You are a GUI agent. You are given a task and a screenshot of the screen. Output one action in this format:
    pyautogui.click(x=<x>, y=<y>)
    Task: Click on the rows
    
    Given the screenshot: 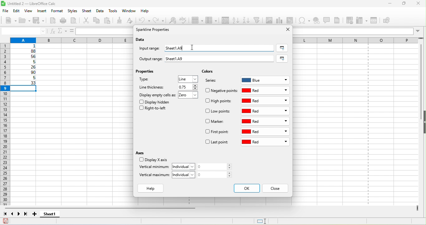 What is the action you would take?
    pyautogui.click(x=5, y=125)
    